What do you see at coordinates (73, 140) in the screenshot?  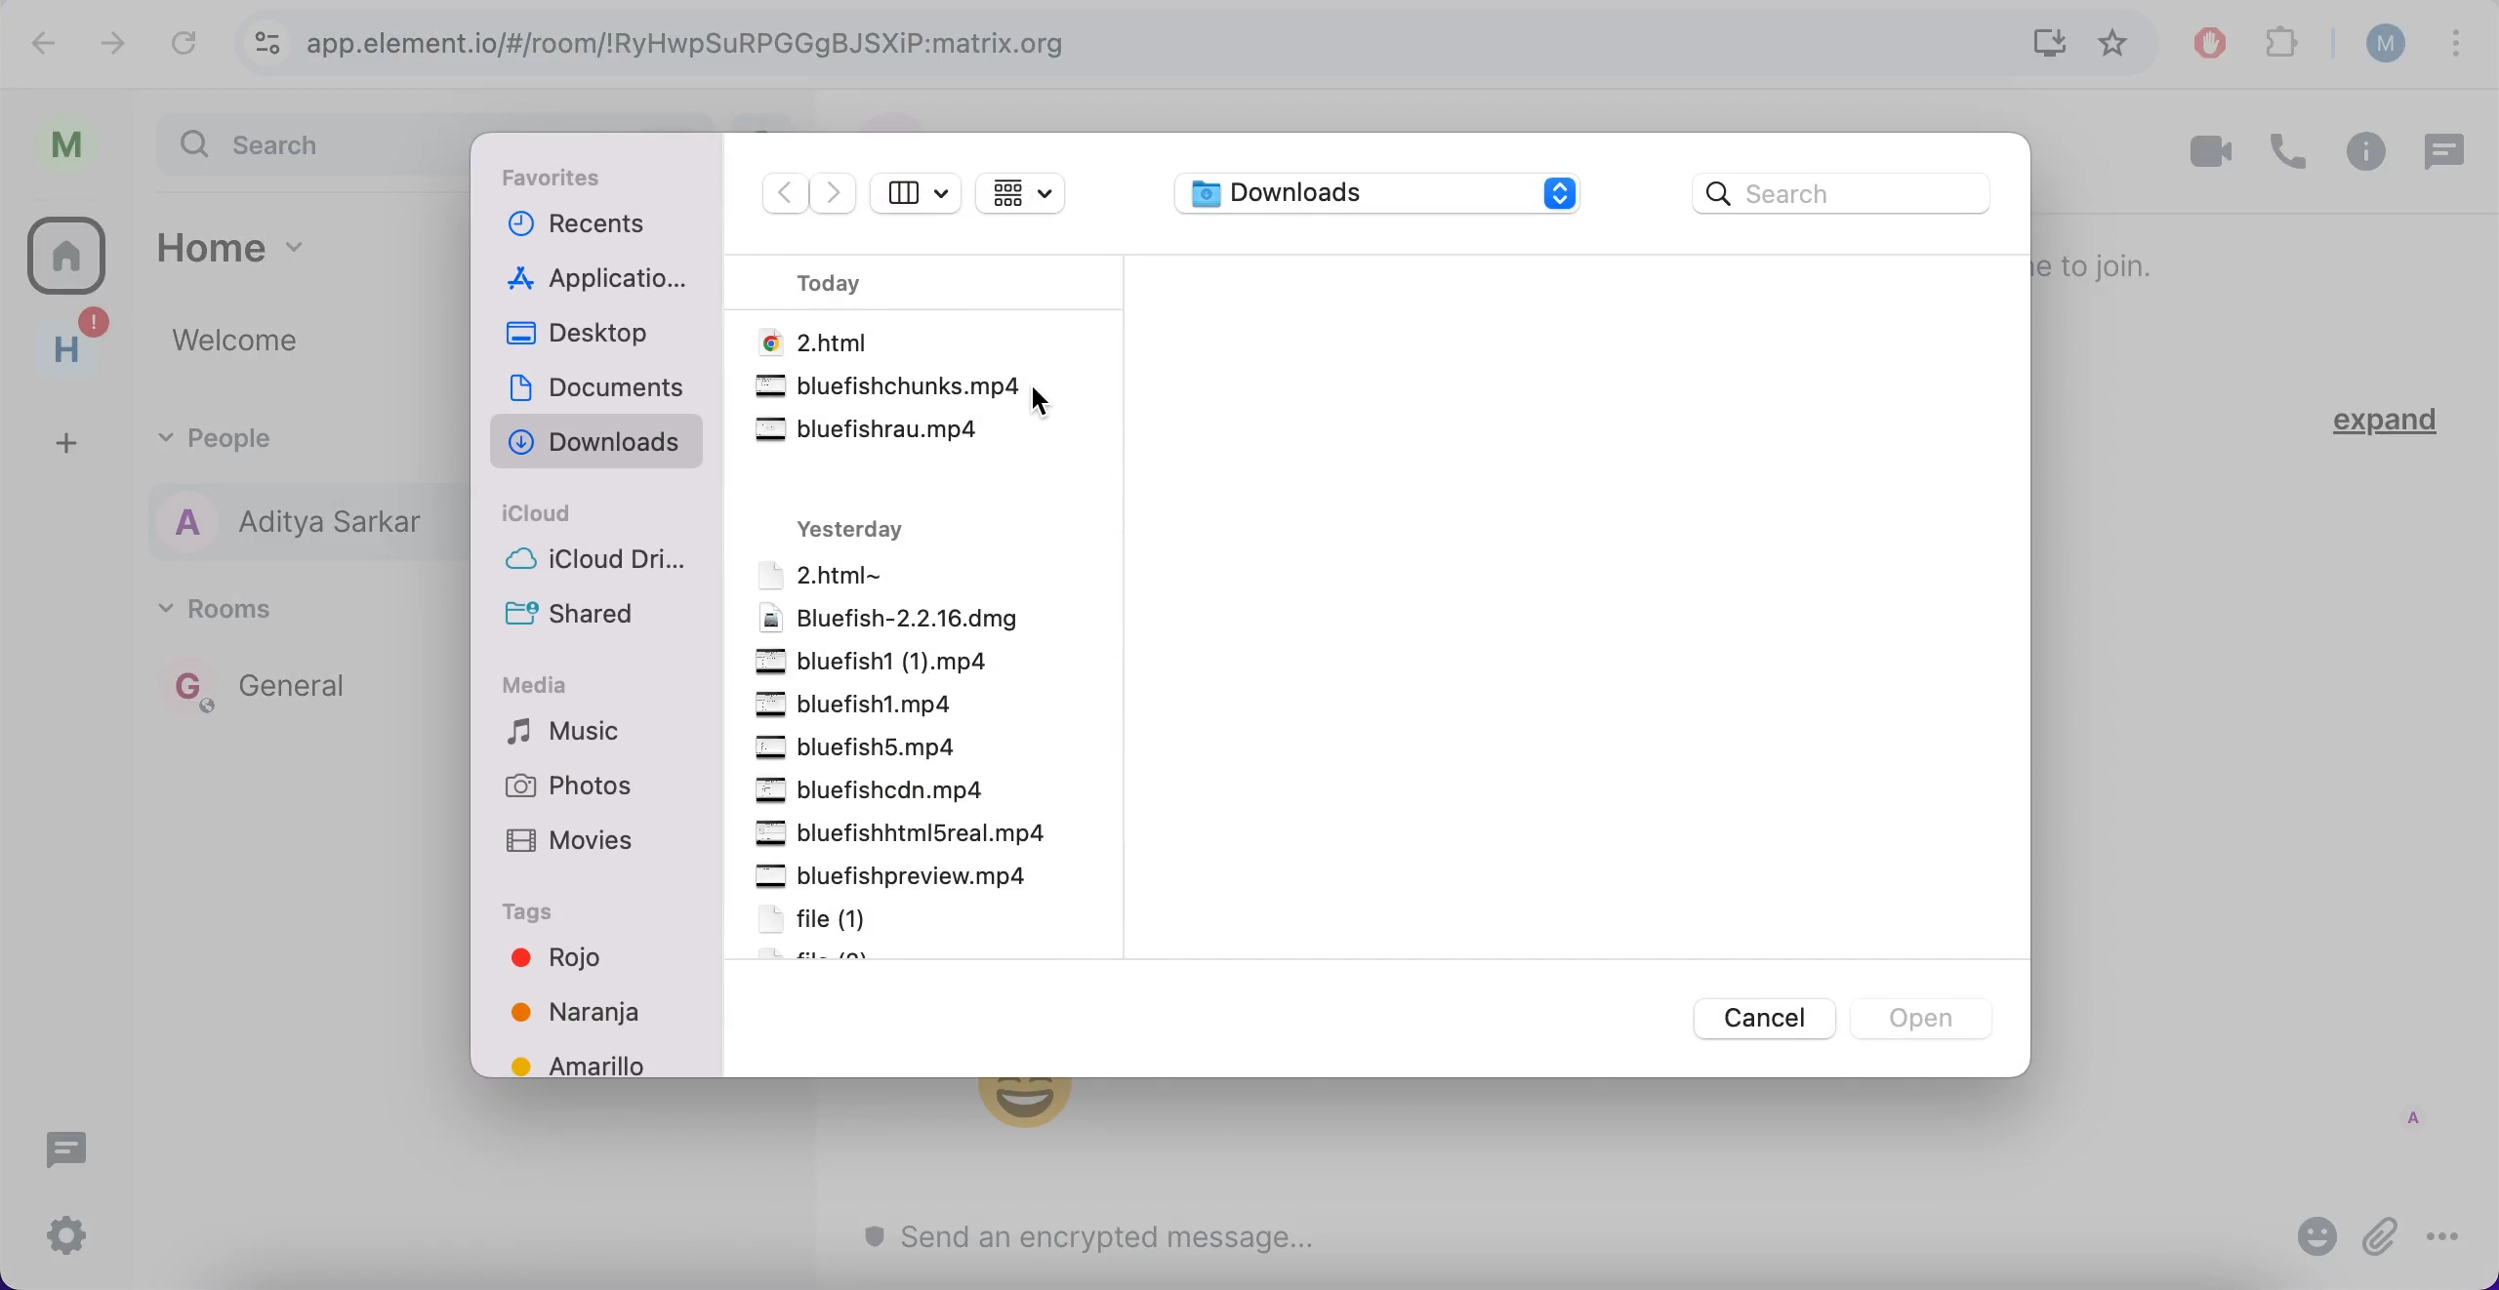 I see `profile` at bounding box center [73, 140].